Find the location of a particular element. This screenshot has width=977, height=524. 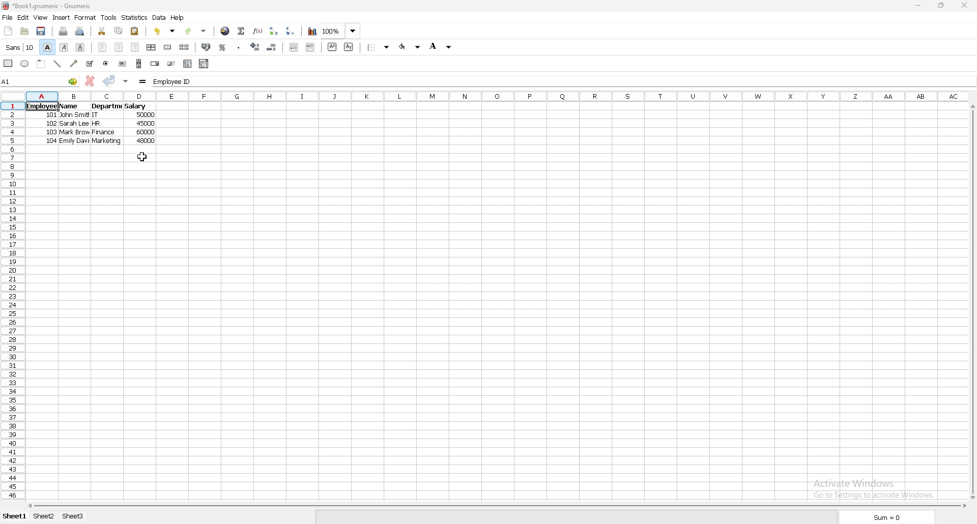

tickbox is located at coordinates (90, 64).